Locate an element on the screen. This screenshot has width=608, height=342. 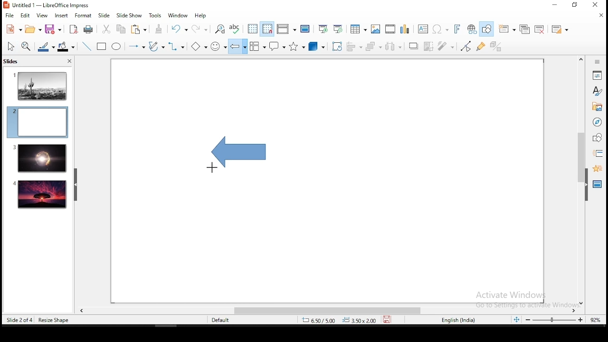
0.00x0.00 is located at coordinates (360, 320).